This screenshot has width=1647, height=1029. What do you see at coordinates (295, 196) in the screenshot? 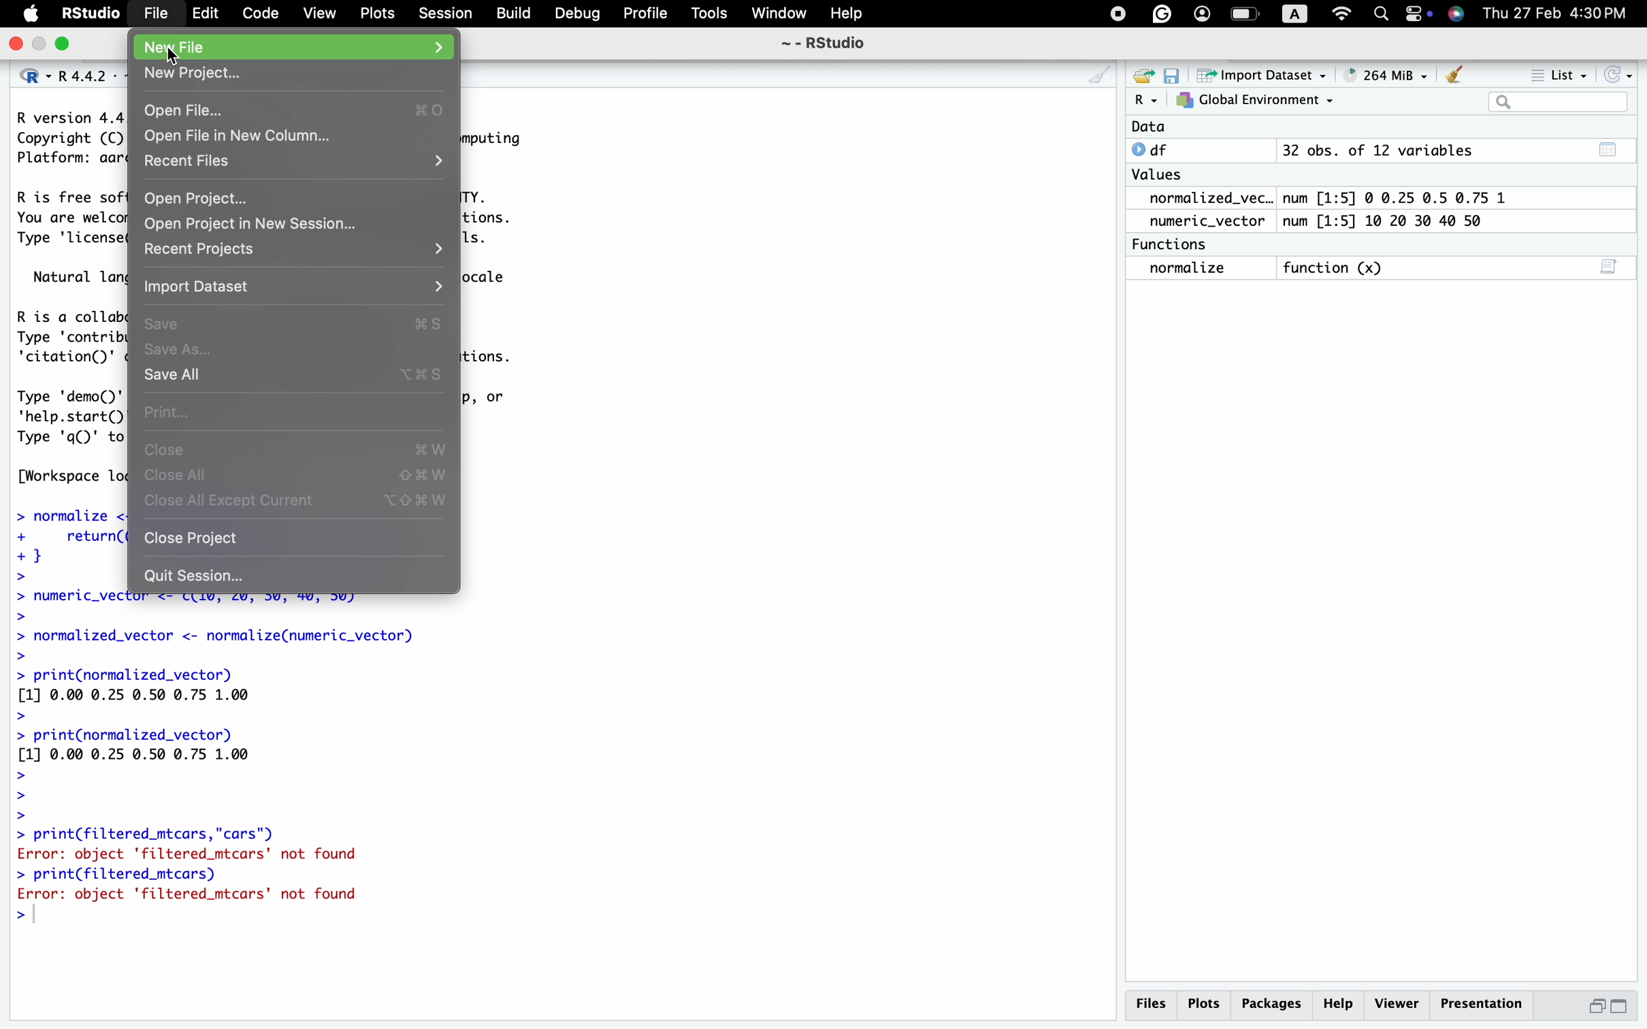
I see `Open project` at bounding box center [295, 196].